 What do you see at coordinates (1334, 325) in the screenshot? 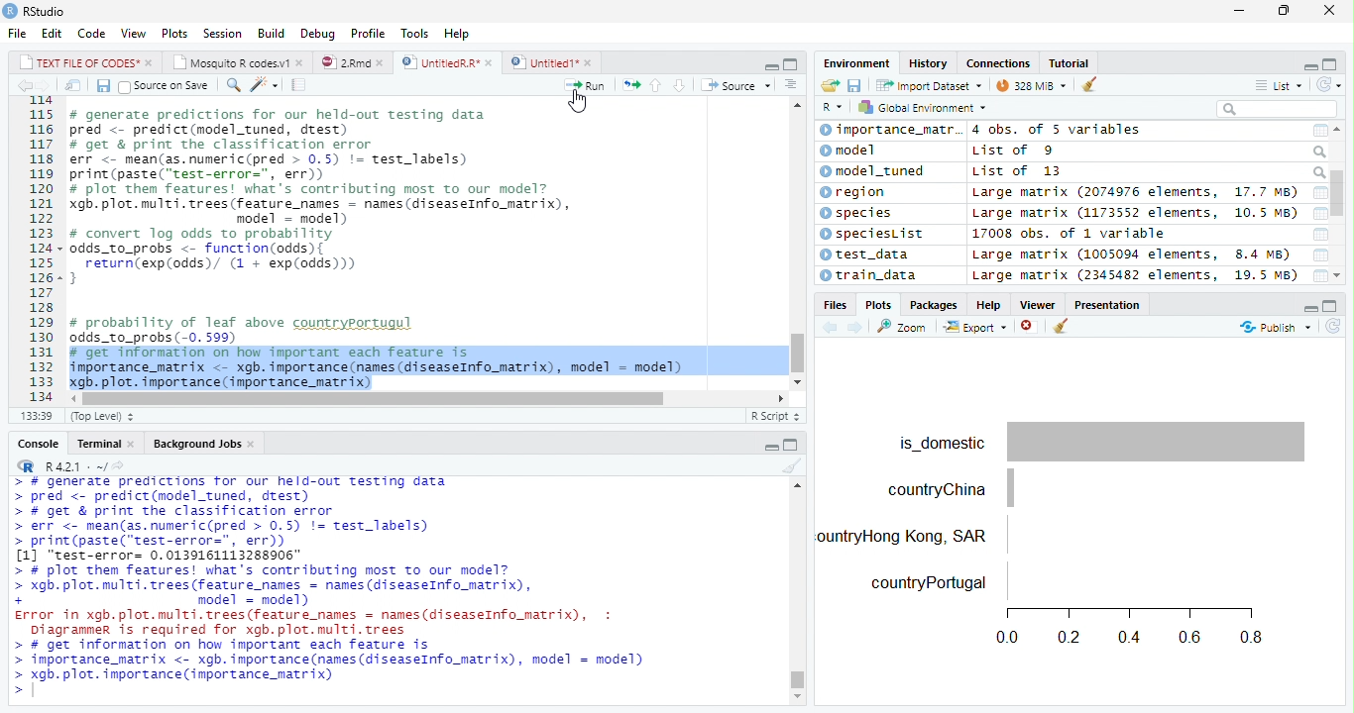
I see `Refresh` at bounding box center [1334, 325].